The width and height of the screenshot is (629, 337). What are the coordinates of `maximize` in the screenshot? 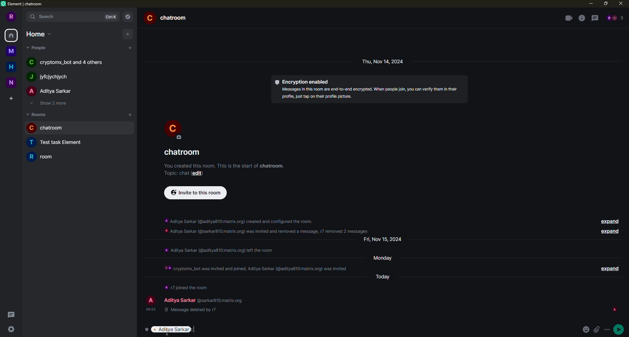 It's located at (606, 3).